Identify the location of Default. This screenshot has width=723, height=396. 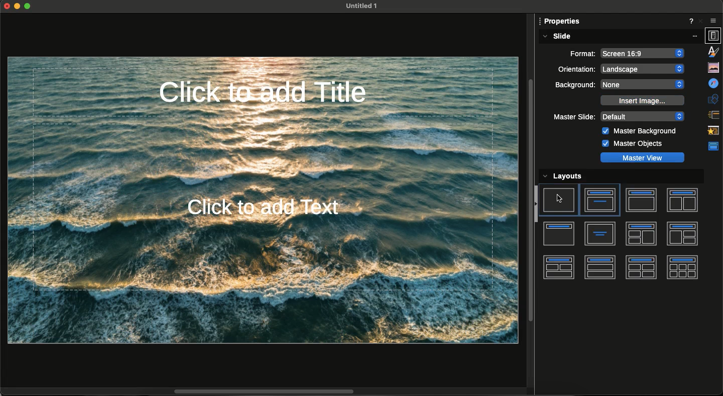
(643, 116).